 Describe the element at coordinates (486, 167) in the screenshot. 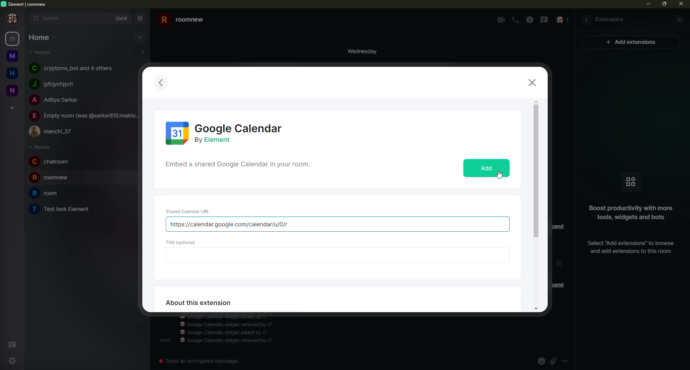

I see `add` at that location.